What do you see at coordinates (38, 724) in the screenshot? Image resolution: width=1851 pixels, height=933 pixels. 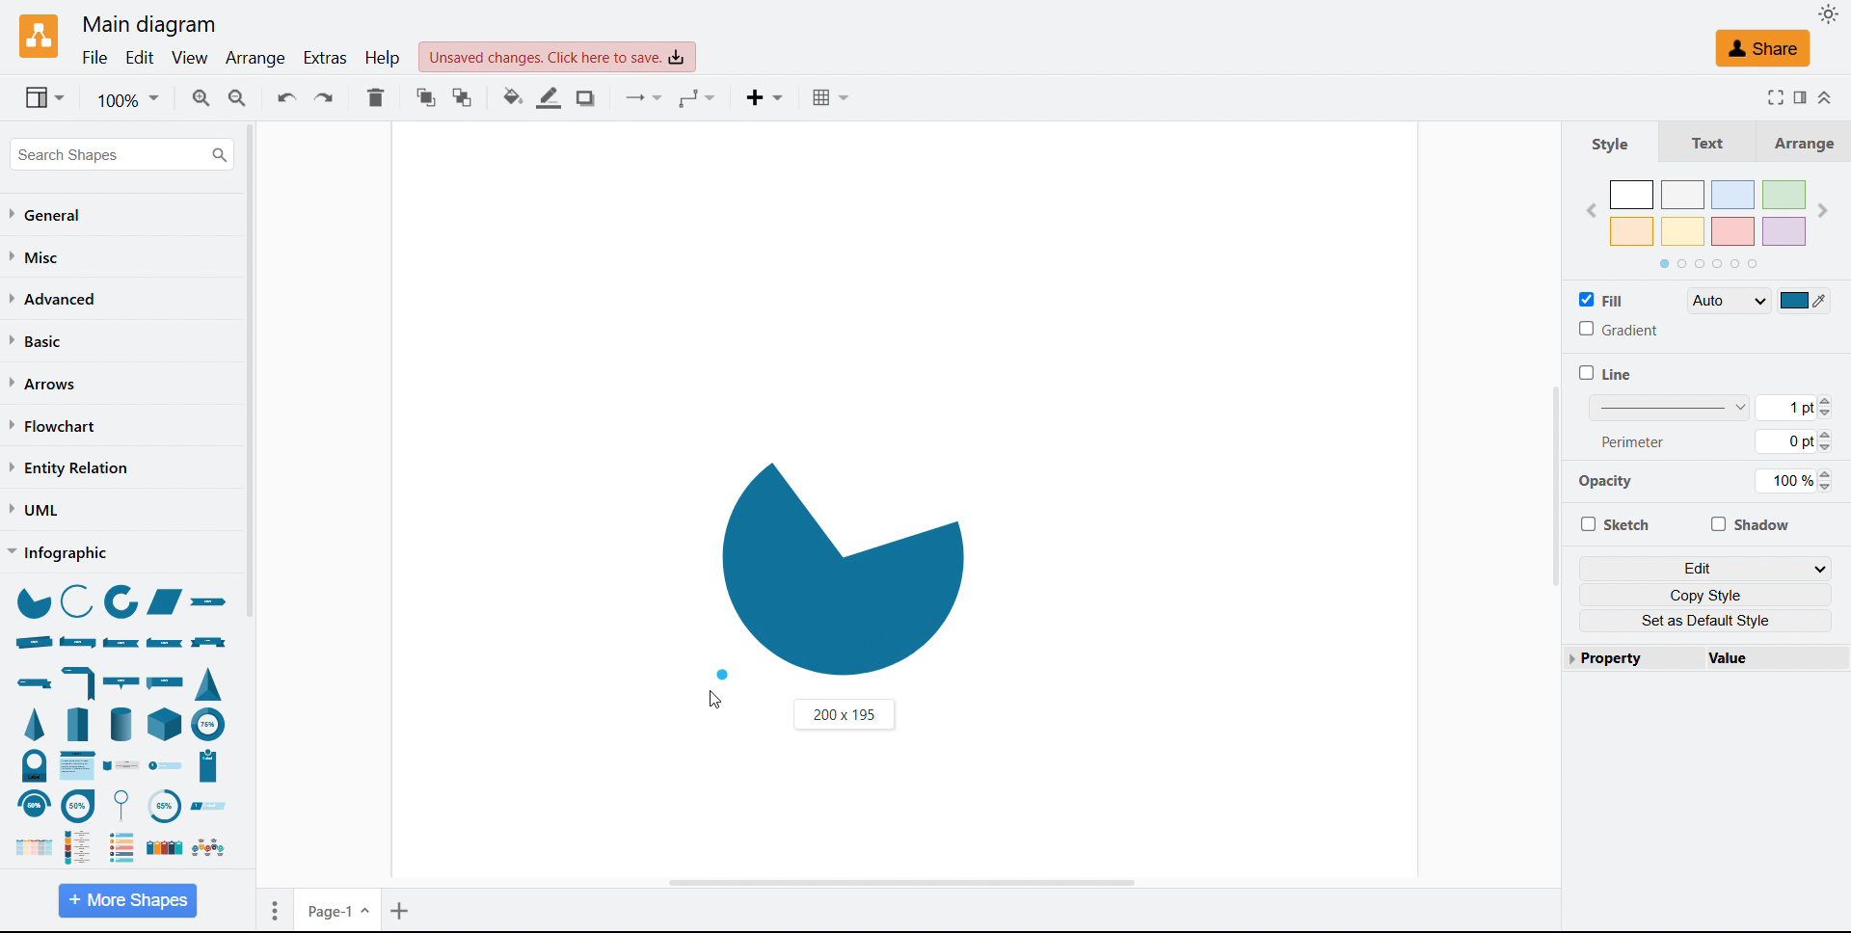 I see `pyramid` at bounding box center [38, 724].